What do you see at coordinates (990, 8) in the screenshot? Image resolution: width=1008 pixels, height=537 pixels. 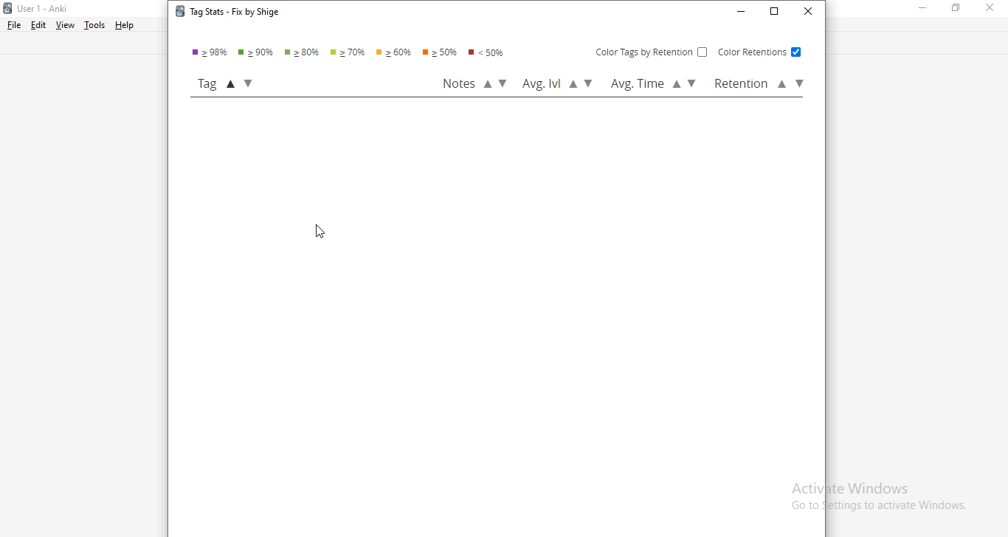 I see `close` at bounding box center [990, 8].